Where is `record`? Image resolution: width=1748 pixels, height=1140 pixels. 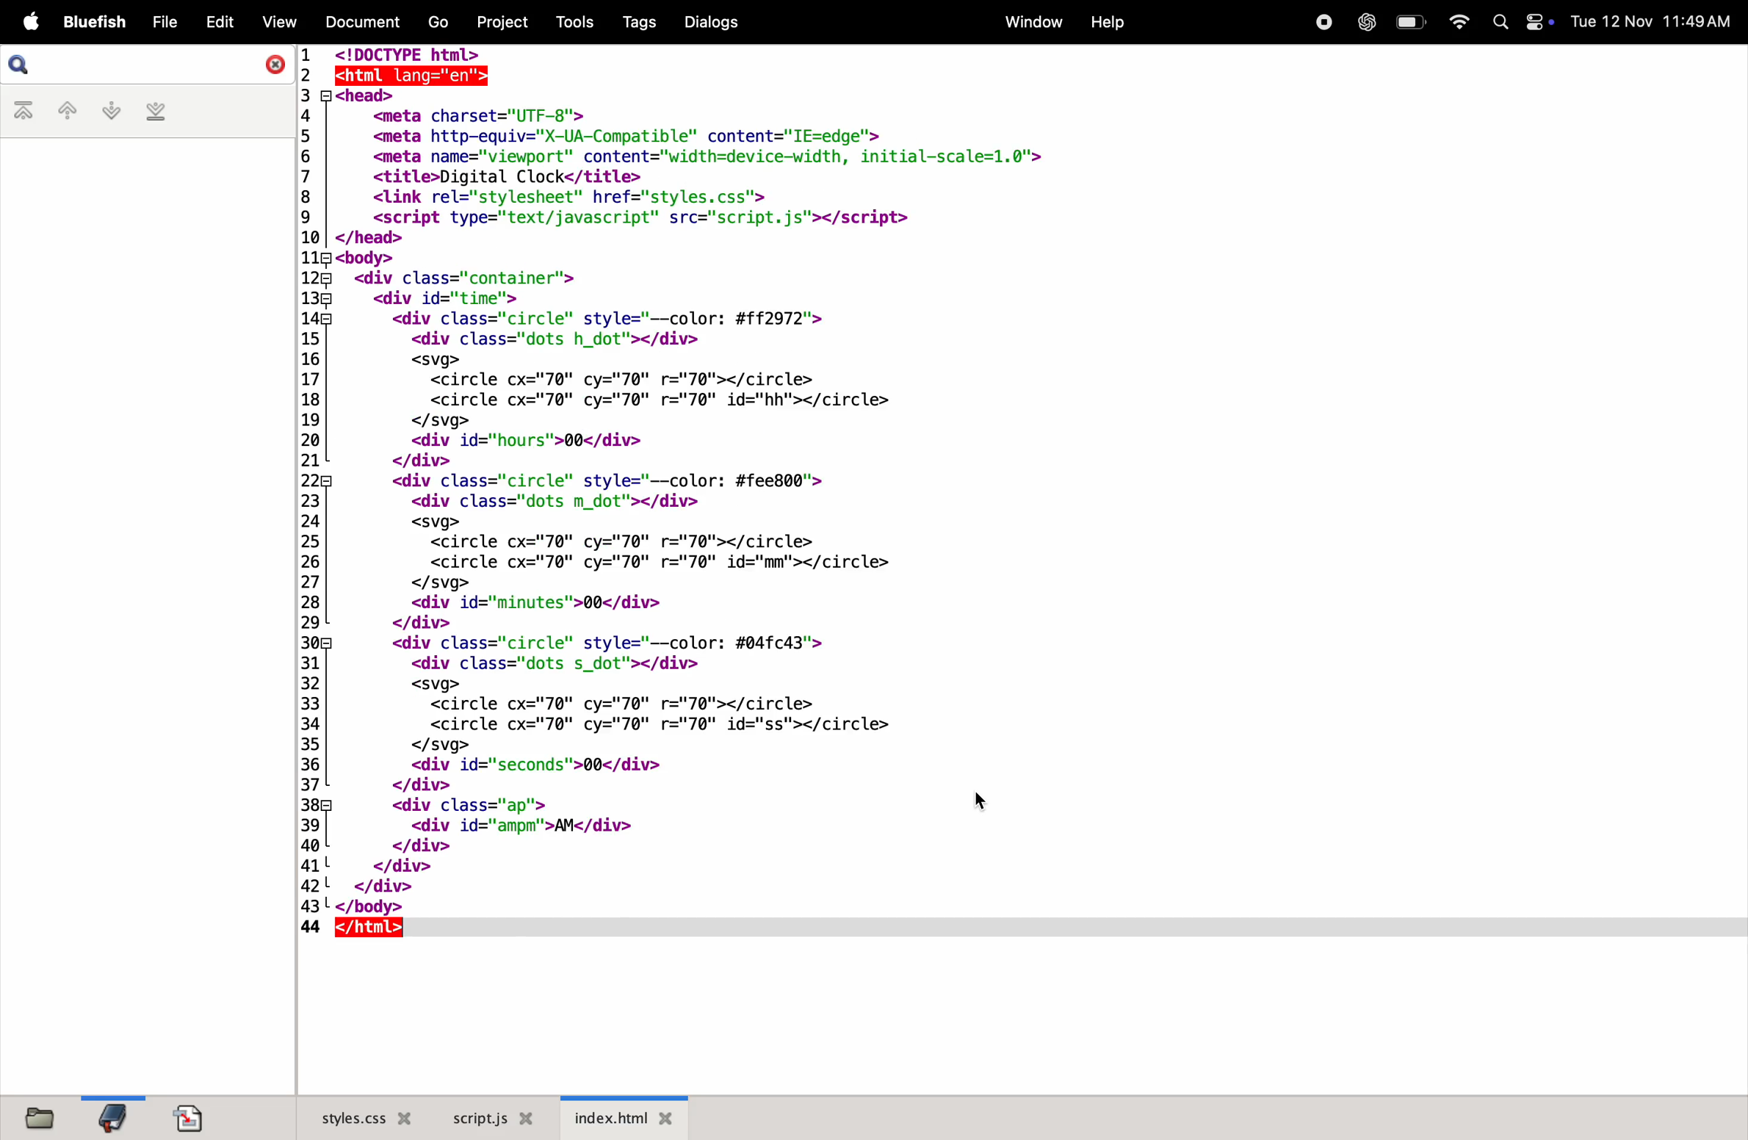
record is located at coordinates (1319, 22).